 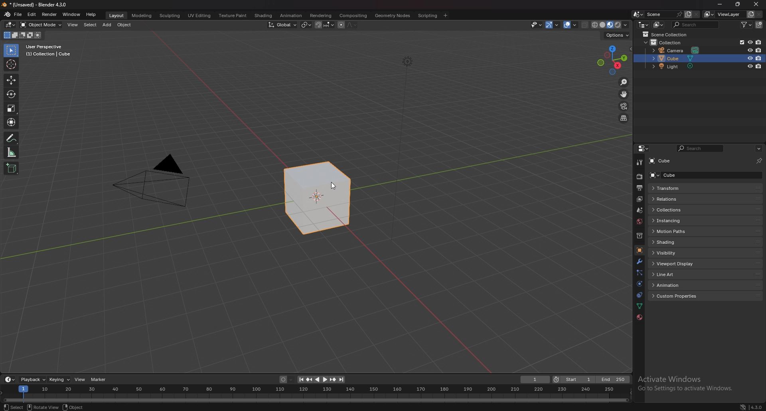 What do you see at coordinates (663, 161) in the screenshot?
I see `cube` at bounding box center [663, 161].